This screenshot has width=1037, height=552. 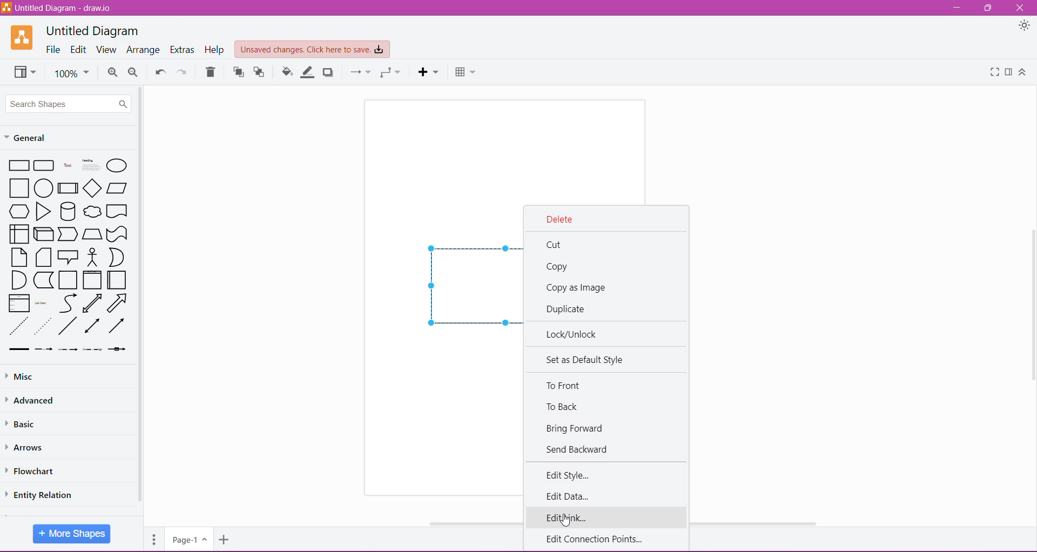 I want to click on Insert, so click(x=428, y=72).